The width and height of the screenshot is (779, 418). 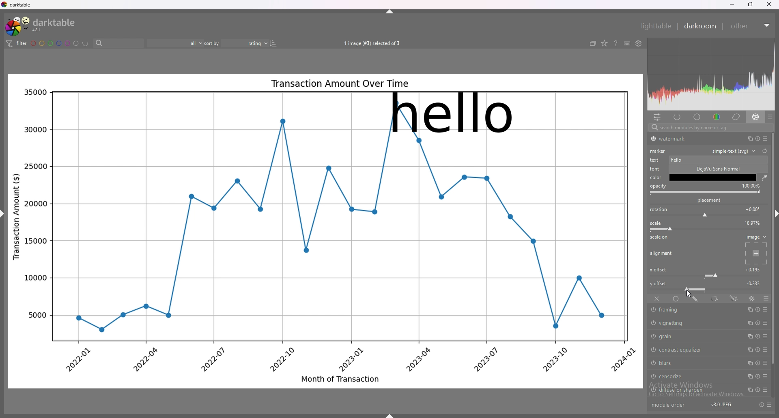 I want to click on rotation bar, so click(x=704, y=216).